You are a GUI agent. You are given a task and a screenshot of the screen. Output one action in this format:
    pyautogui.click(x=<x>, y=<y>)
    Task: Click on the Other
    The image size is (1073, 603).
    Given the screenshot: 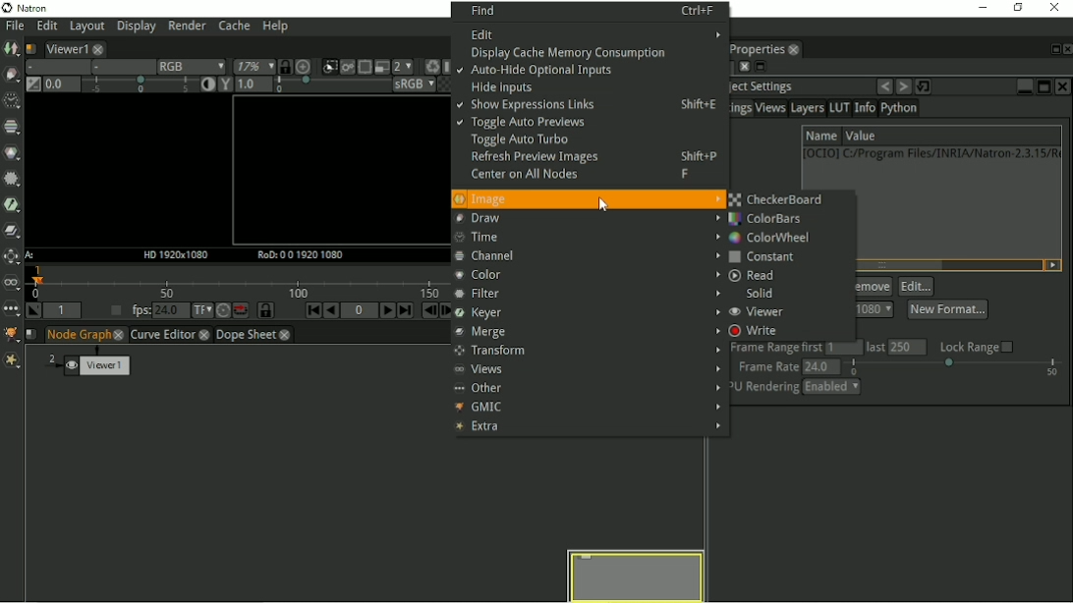 What is the action you would take?
    pyautogui.click(x=588, y=387)
    